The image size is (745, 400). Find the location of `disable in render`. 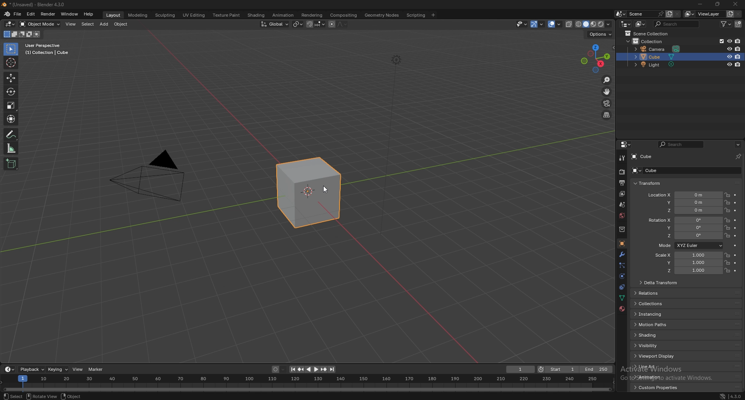

disable in render is located at coordinates (738, 41).